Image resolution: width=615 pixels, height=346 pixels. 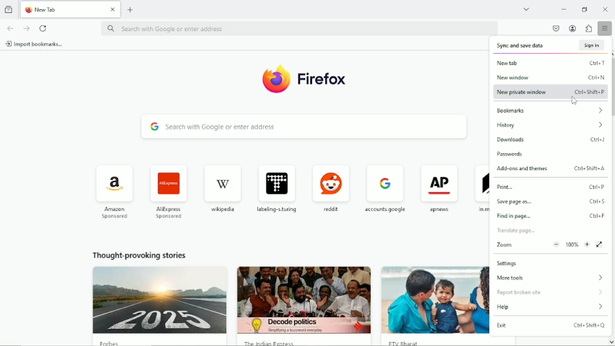 What do you see at coordinates (277, 189) in the screenshot?
I see `labeling turing` at bounding box center [277, 189].